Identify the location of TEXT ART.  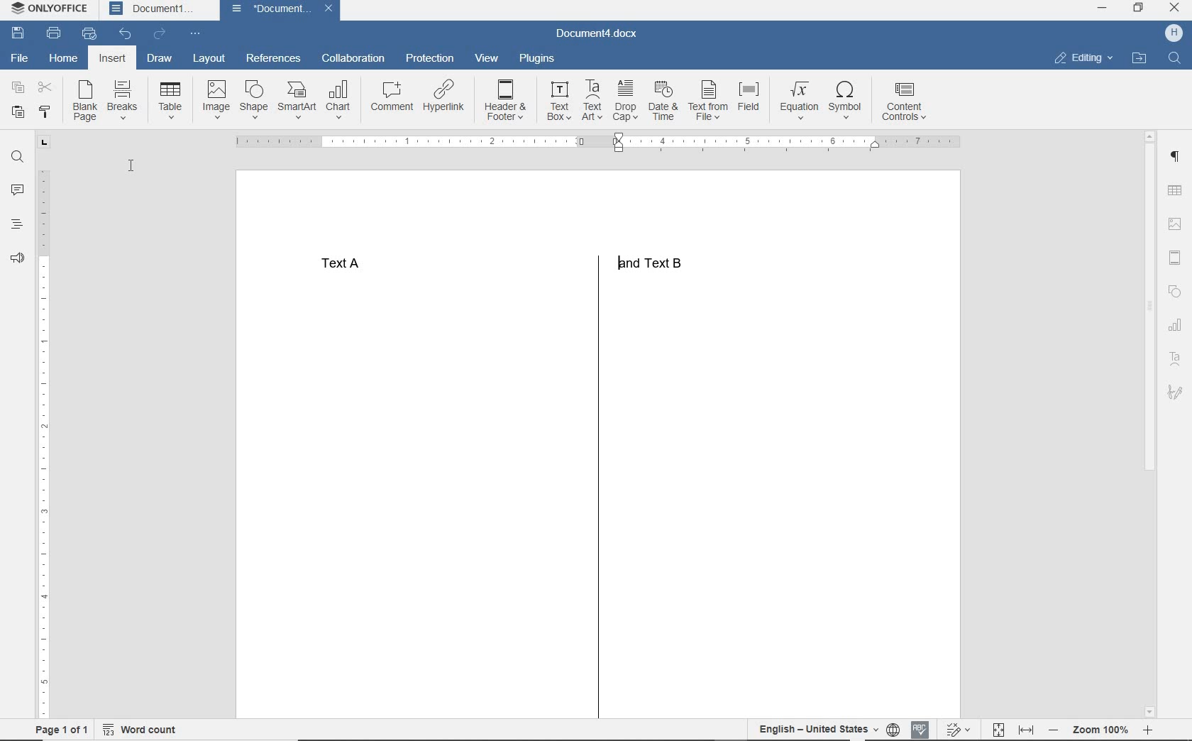
(592, 101).